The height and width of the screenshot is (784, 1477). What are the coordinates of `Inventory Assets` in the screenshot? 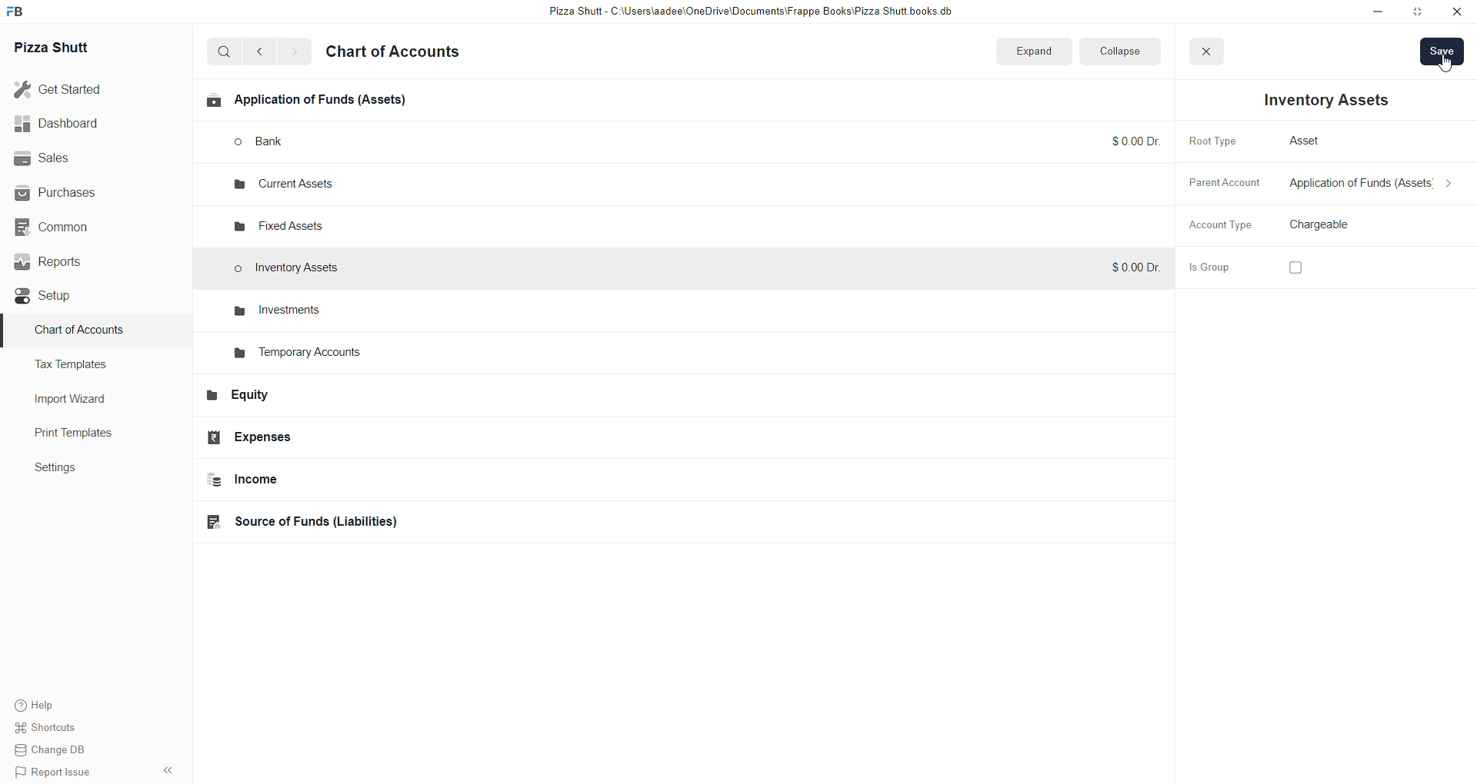 It's located at (293, 270).